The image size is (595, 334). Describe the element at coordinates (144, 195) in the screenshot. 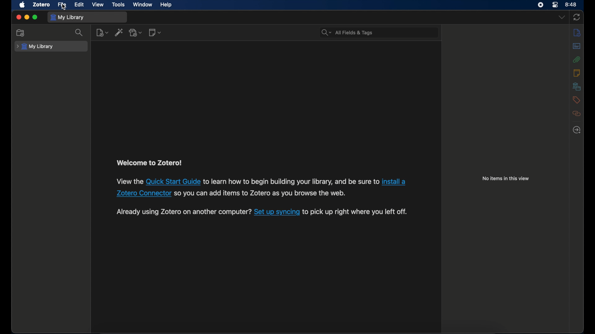

I see `Zotero connector link` at that location.